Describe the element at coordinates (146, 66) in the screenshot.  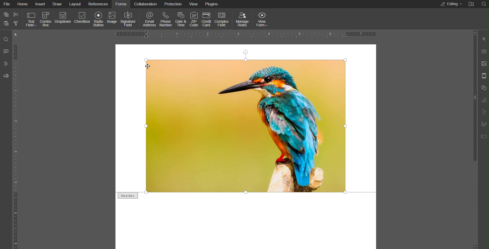
I see `cursor` at that location.